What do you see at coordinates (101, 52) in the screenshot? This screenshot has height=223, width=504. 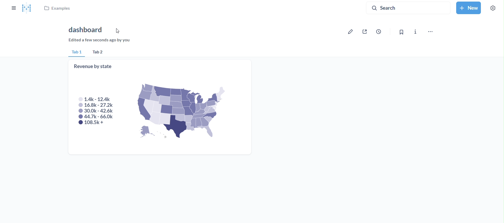 I see `tab 2` at bounding box center [101, 52].